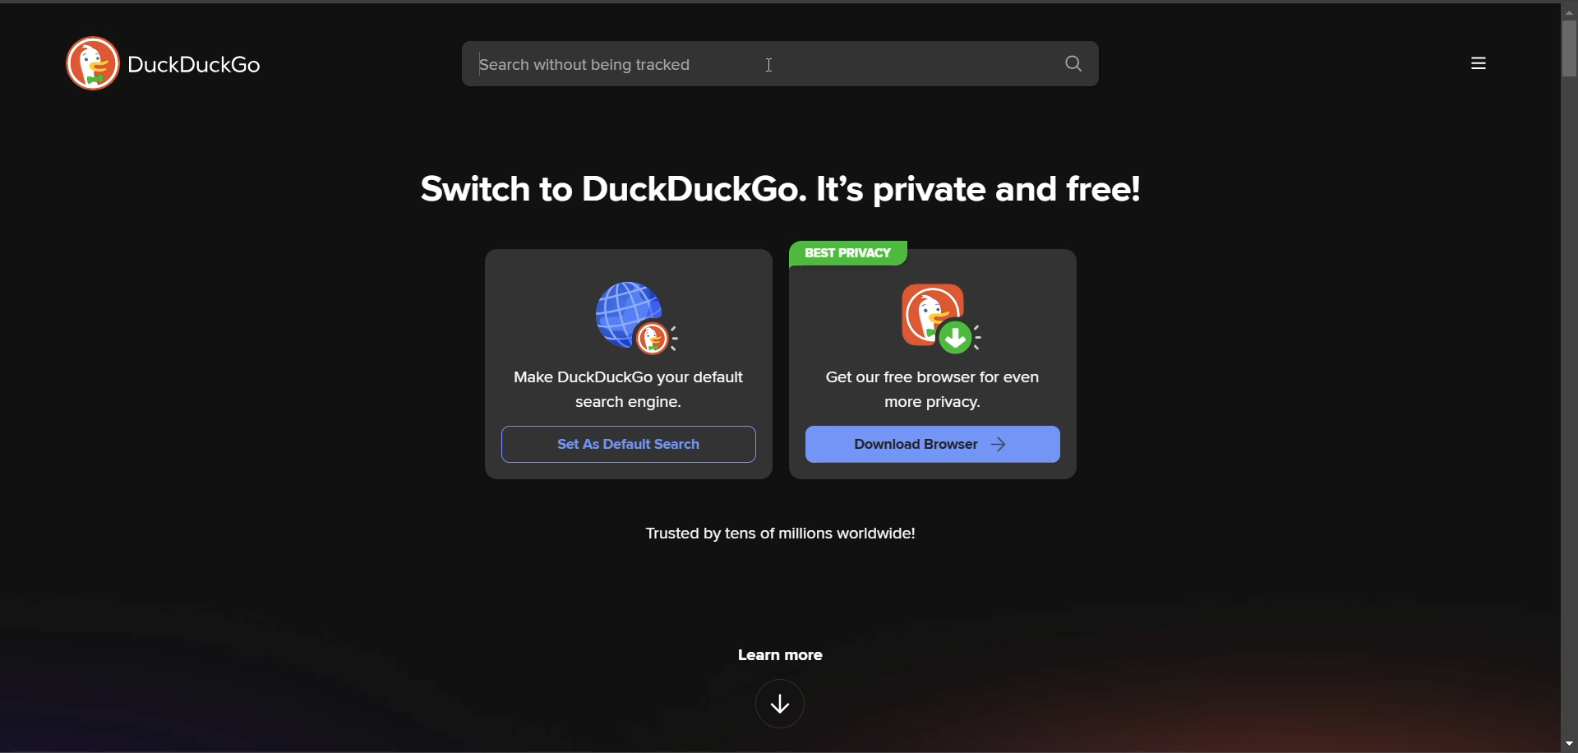 The height and width of the screenshot is (753, 1578). Describe the element at coordinates (475, 64) in the screenshot. I see `text cursor` at that location.